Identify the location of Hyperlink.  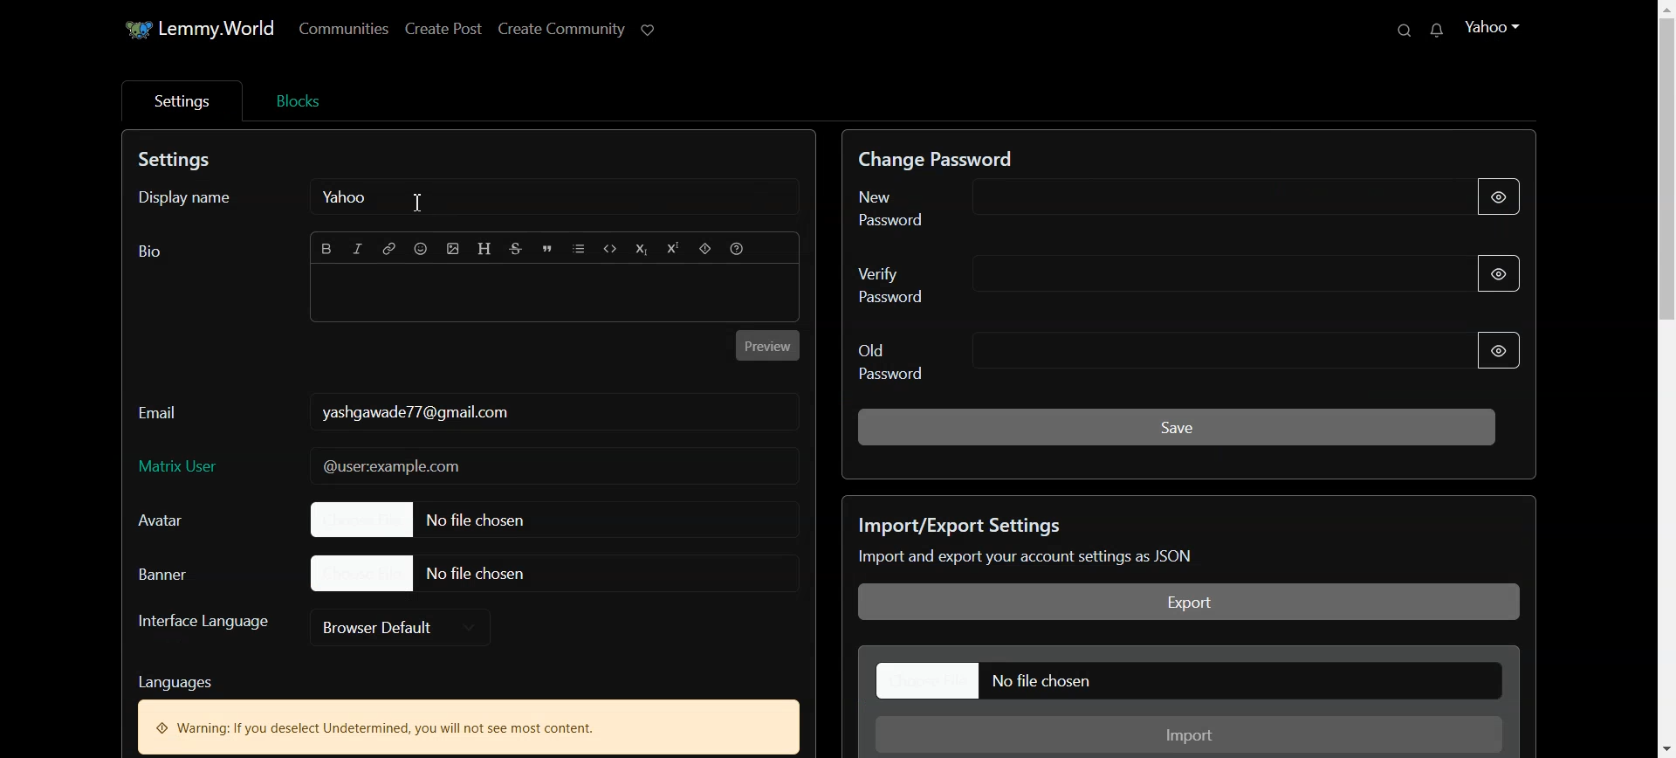
(389, 250).